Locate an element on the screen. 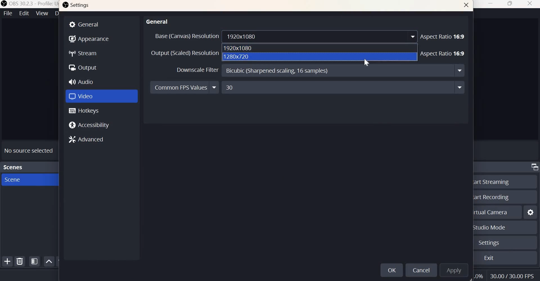 The height and width of the screenshot is (281, 540). General is located at coordinates (157, 21).